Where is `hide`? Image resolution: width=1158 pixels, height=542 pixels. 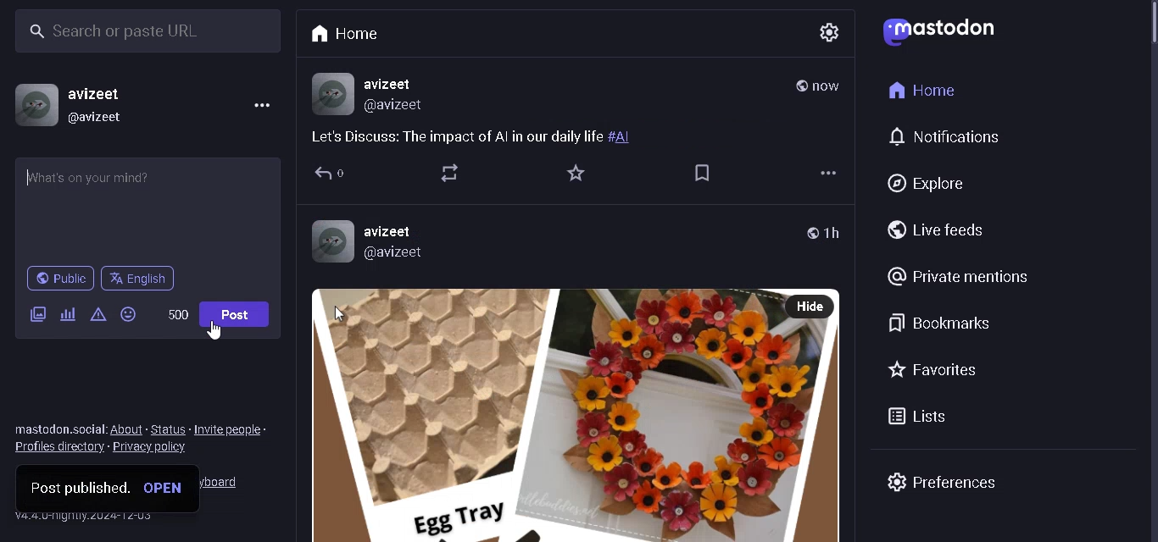
hide is located at coordinates (807, 307).